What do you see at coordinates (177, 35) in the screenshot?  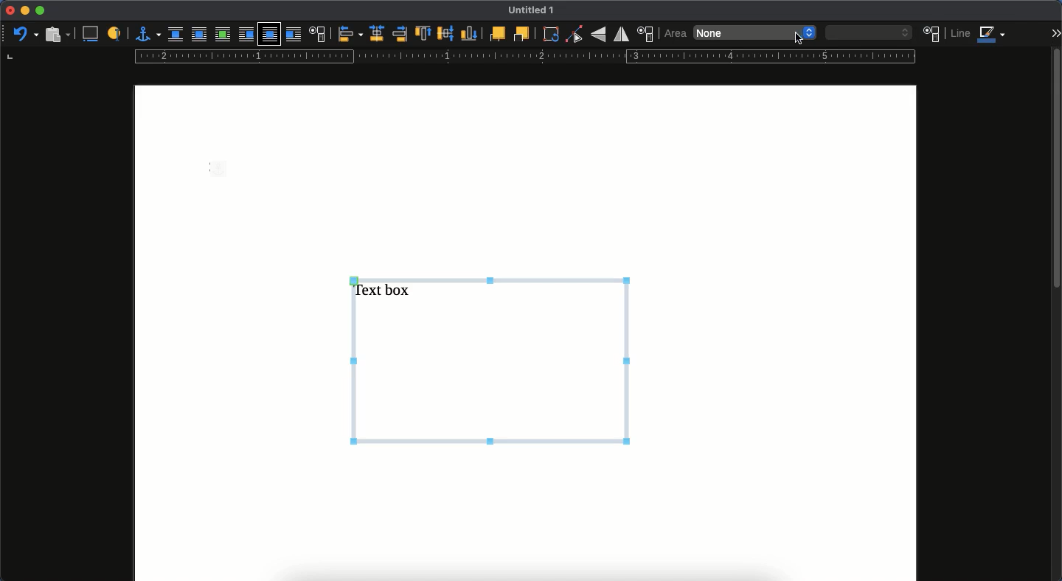 I see `none` at bounding box center [177, 35].